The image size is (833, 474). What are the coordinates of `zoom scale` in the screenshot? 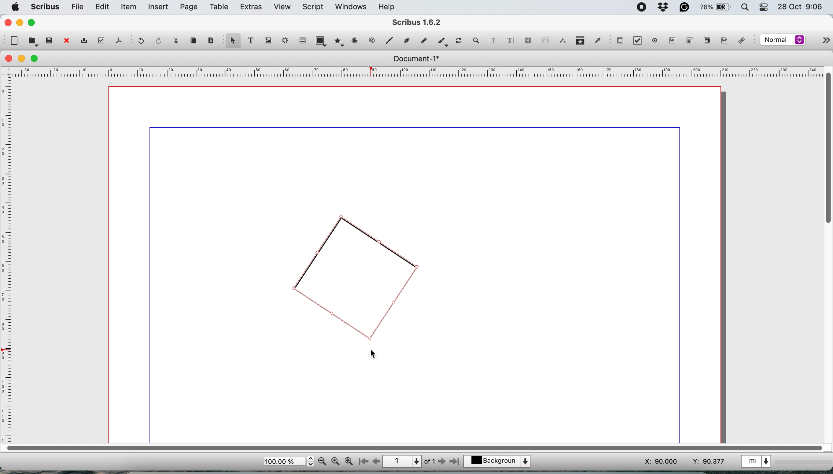 It's located at (288, 462).